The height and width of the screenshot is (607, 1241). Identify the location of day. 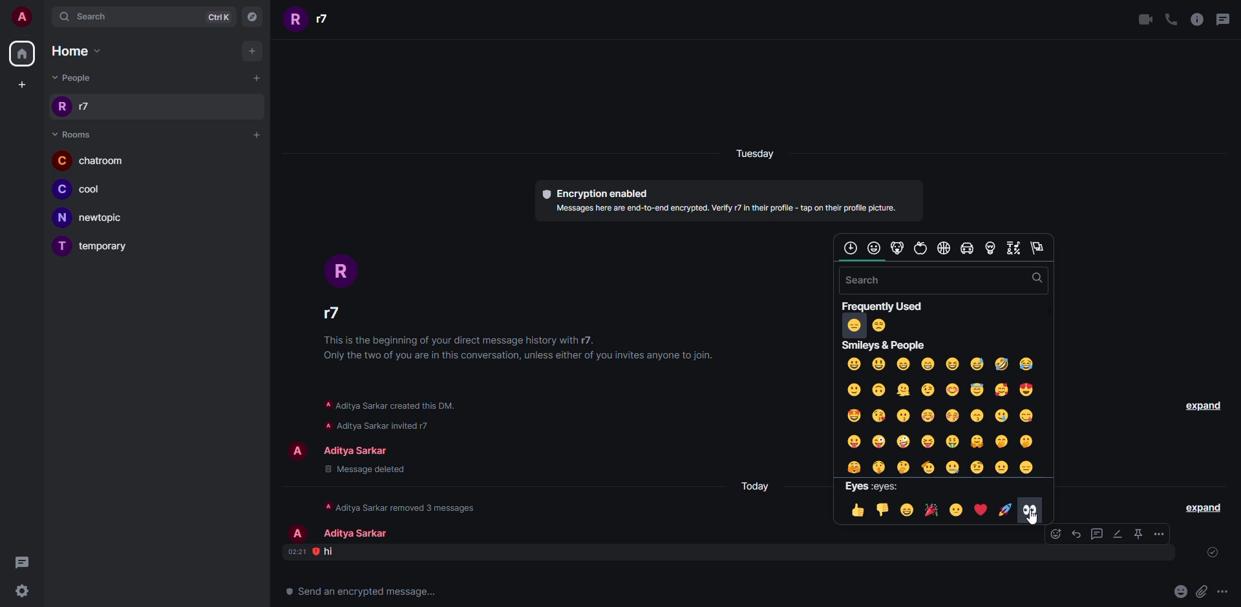
(759, 485).